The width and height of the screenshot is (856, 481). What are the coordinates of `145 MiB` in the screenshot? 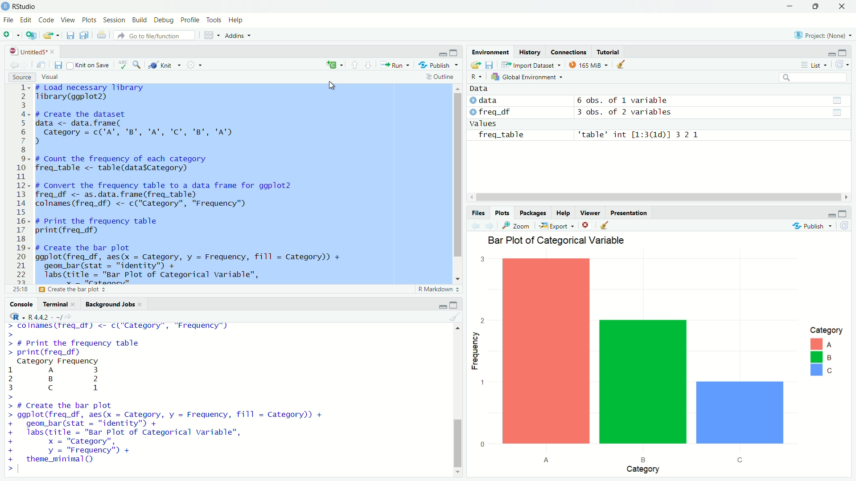 It's located at (586, 65).